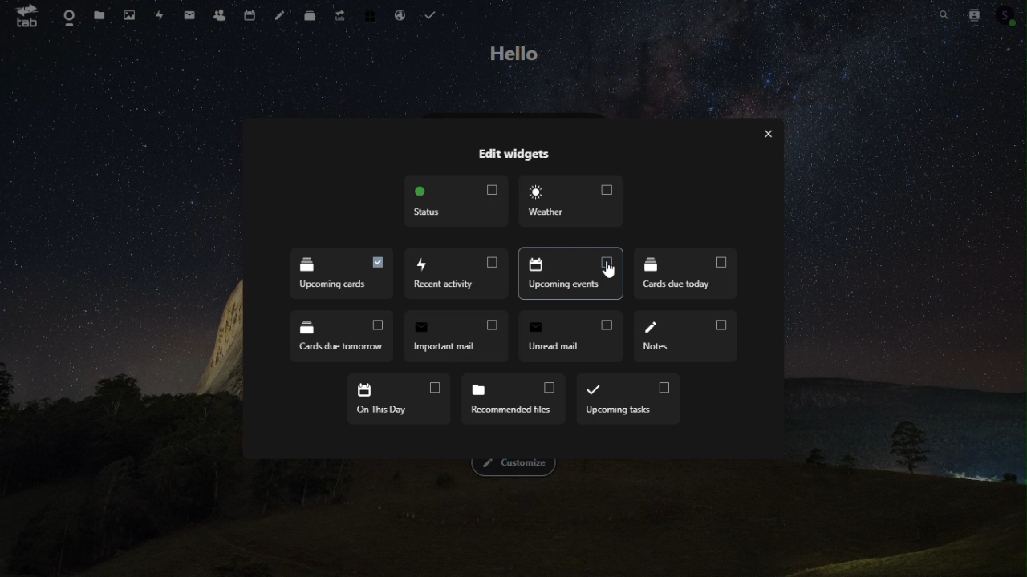  I want to click on Email hosting, so click(400, 12).